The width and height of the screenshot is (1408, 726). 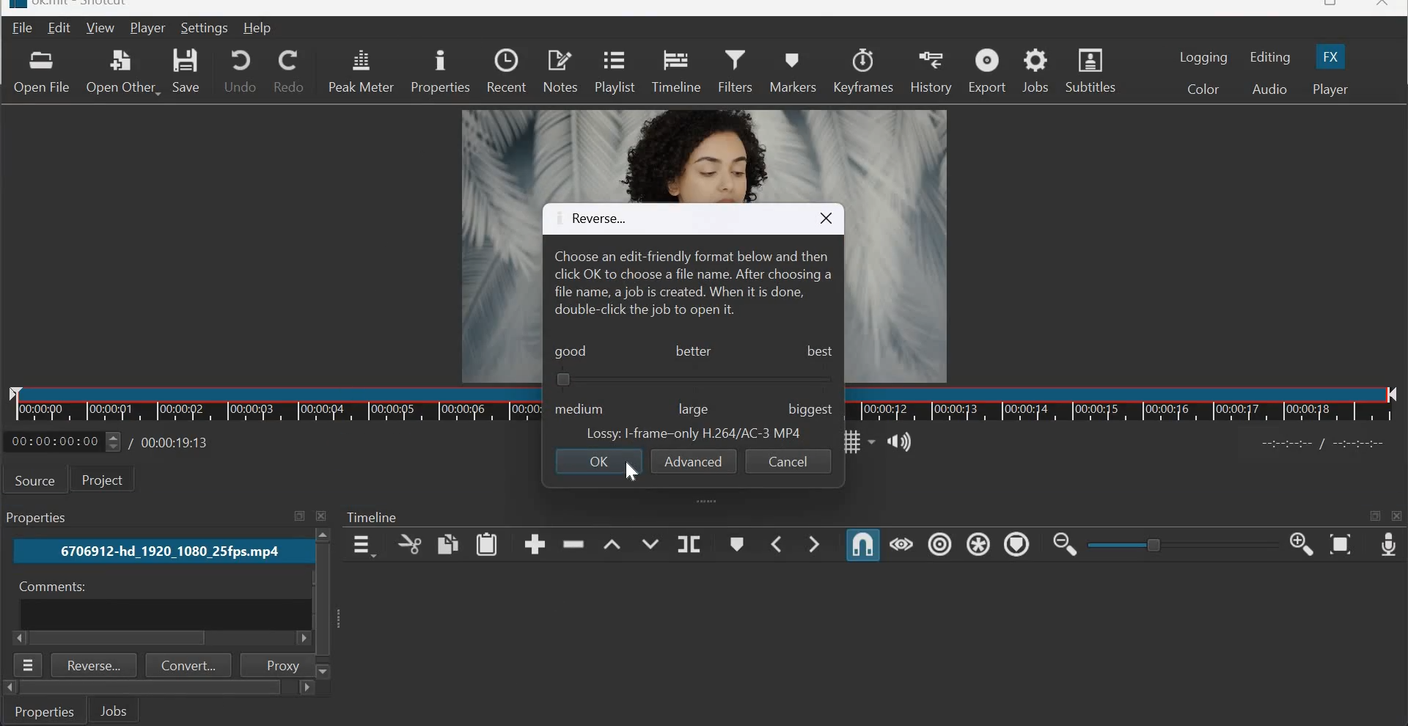 What do you see at coordinates (939, 545) in the screenshot?
I see `Ripple` at bounding box center [939, 545].